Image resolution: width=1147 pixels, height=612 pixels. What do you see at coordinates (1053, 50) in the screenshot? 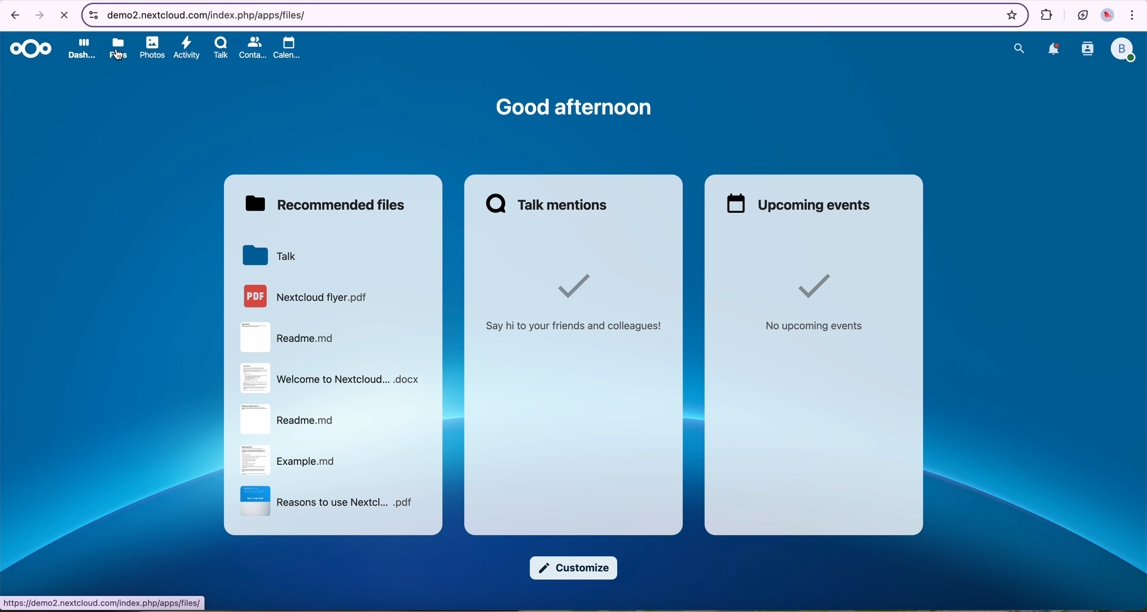
I see `notifications` at bounding box center [1053, 50].